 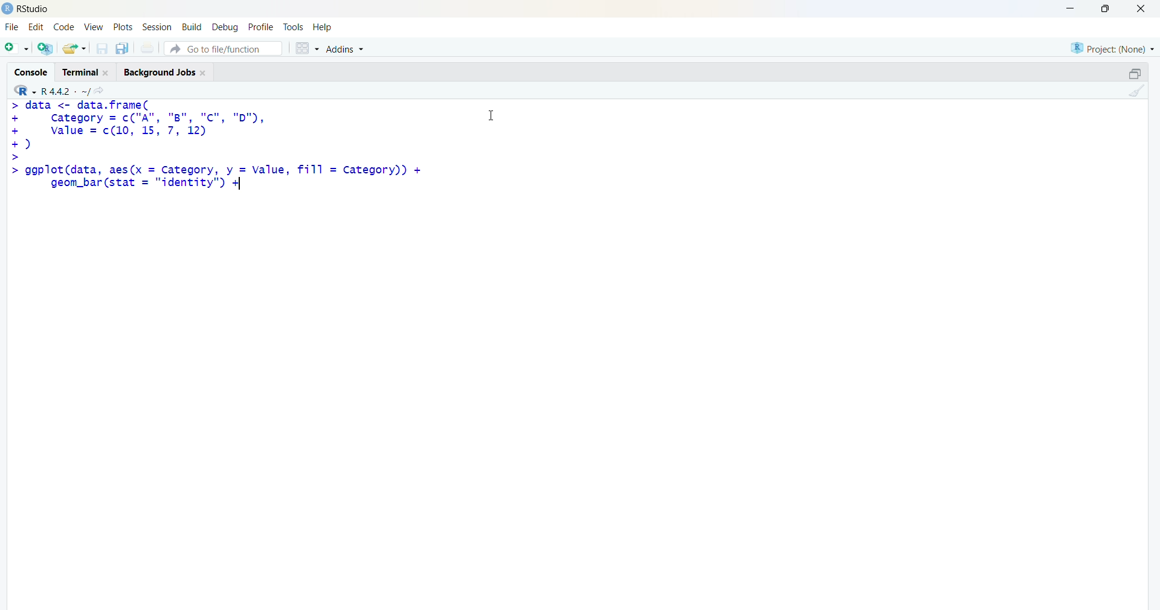 I want to click on Close, so click(x=1139, y=8).